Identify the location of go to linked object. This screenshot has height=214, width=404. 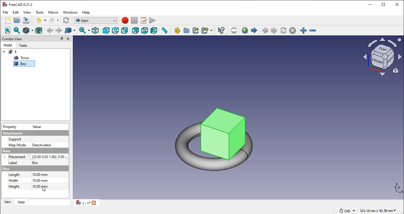
(70, 30).